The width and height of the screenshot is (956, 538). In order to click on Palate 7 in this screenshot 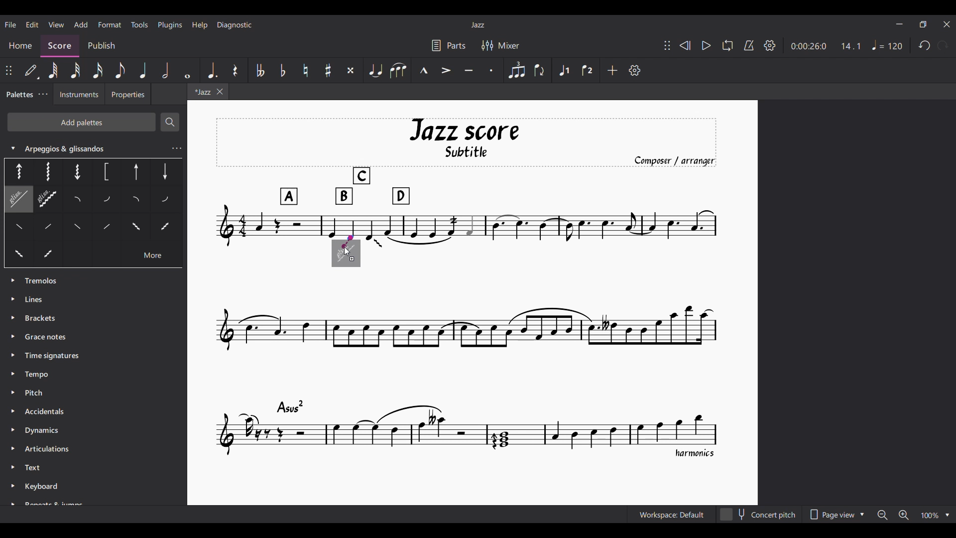, I will do `click(15, 201)`.